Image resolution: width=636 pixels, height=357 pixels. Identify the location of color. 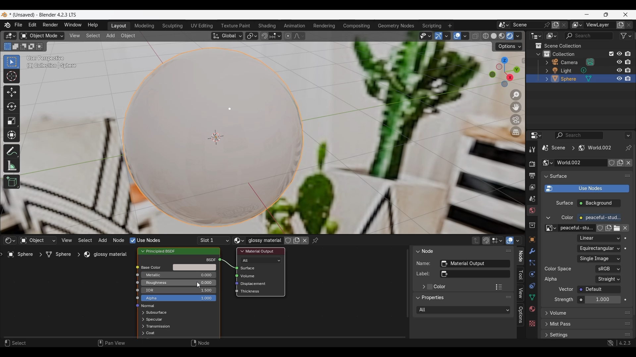
(567, 218).